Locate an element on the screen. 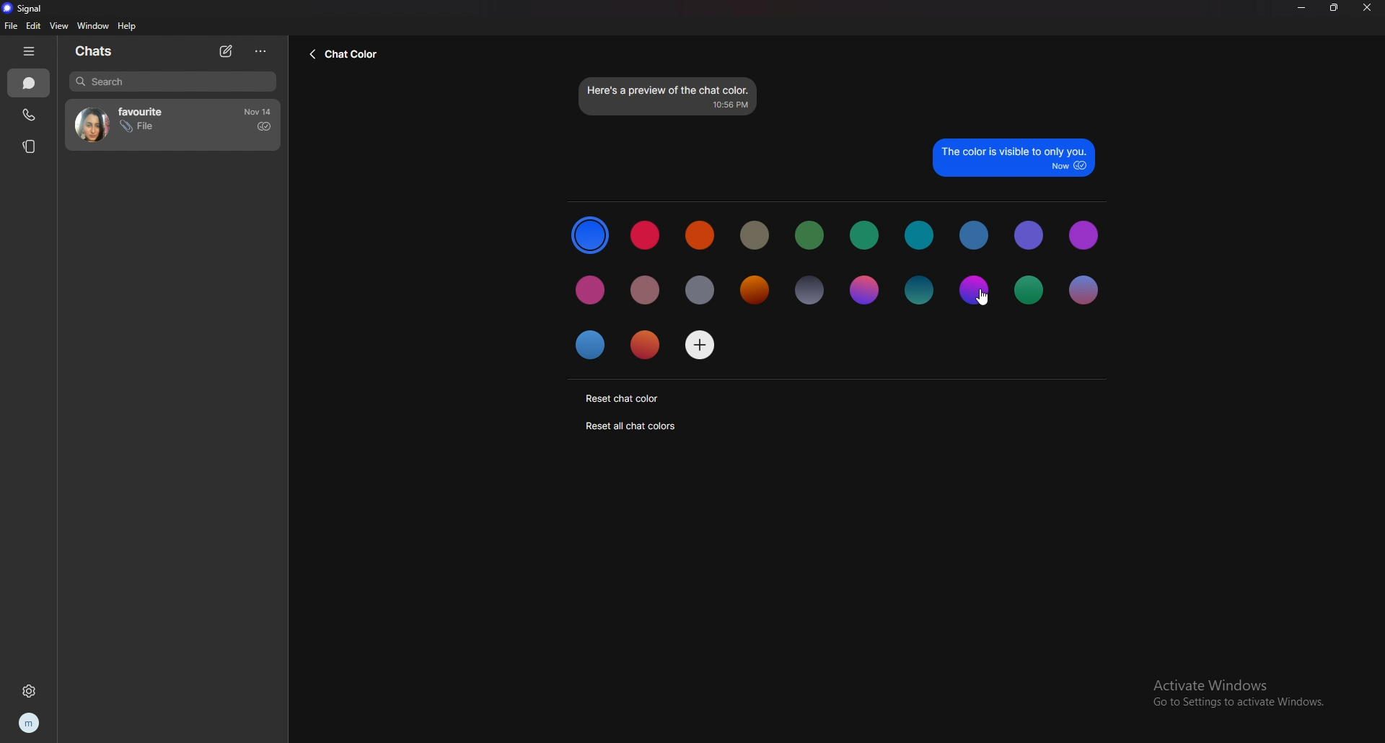 The width and height of the screenshot is (1385, 743). help is located at coordinates (128, 27).